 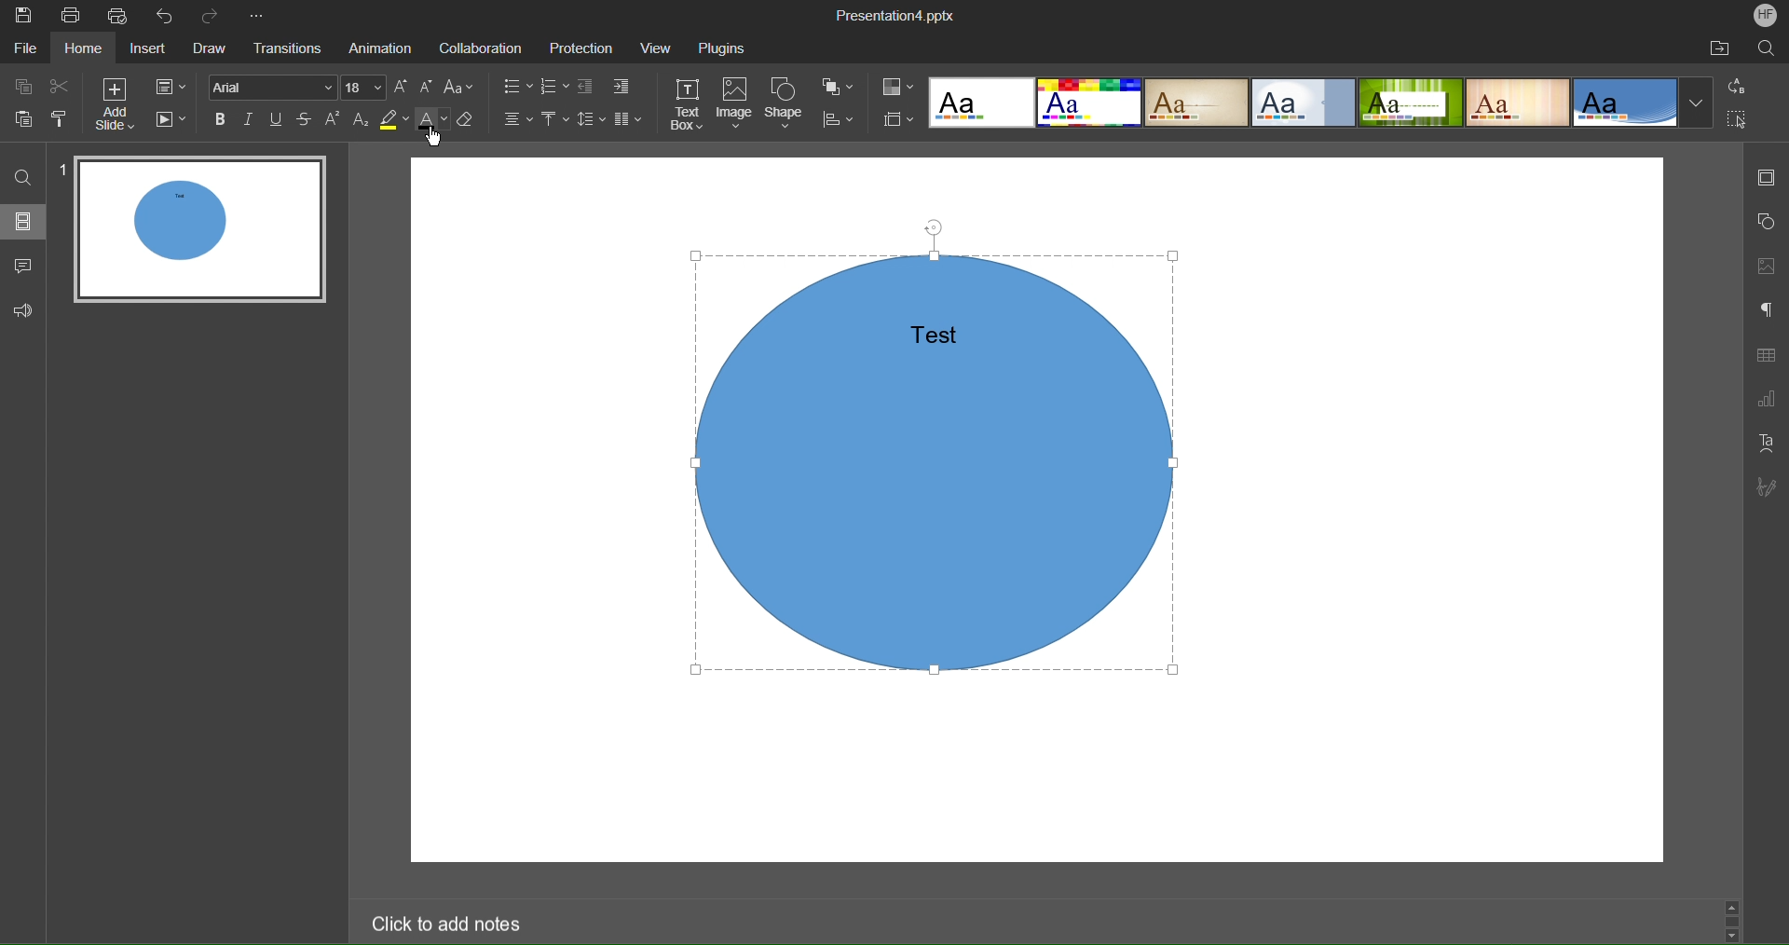 I want to click on Font Case Settings, so click(x=460, y=88).